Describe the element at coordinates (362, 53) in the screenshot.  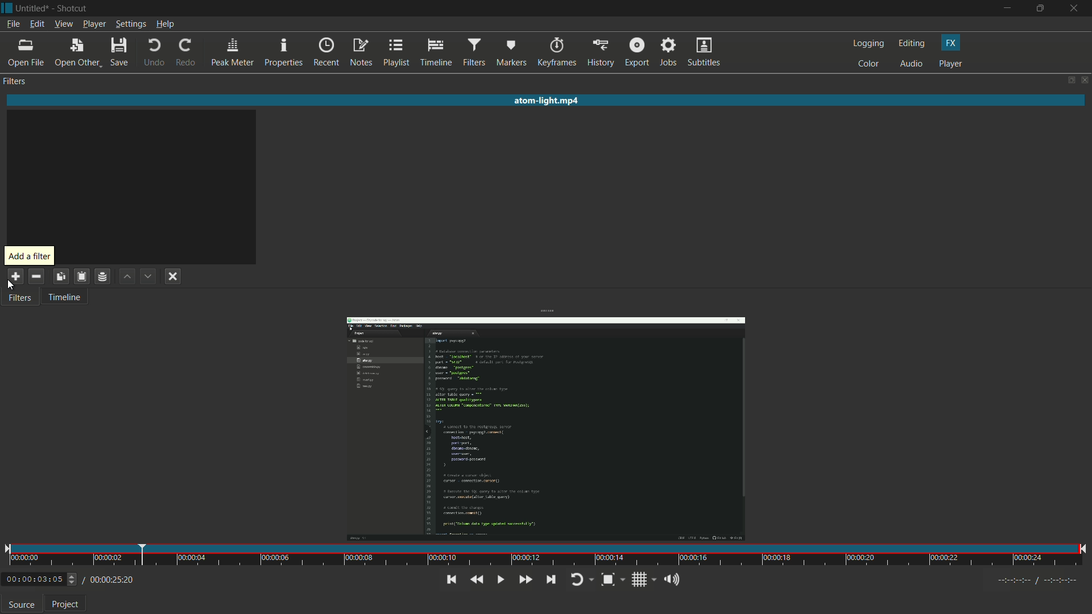
I see `notes` at that location.